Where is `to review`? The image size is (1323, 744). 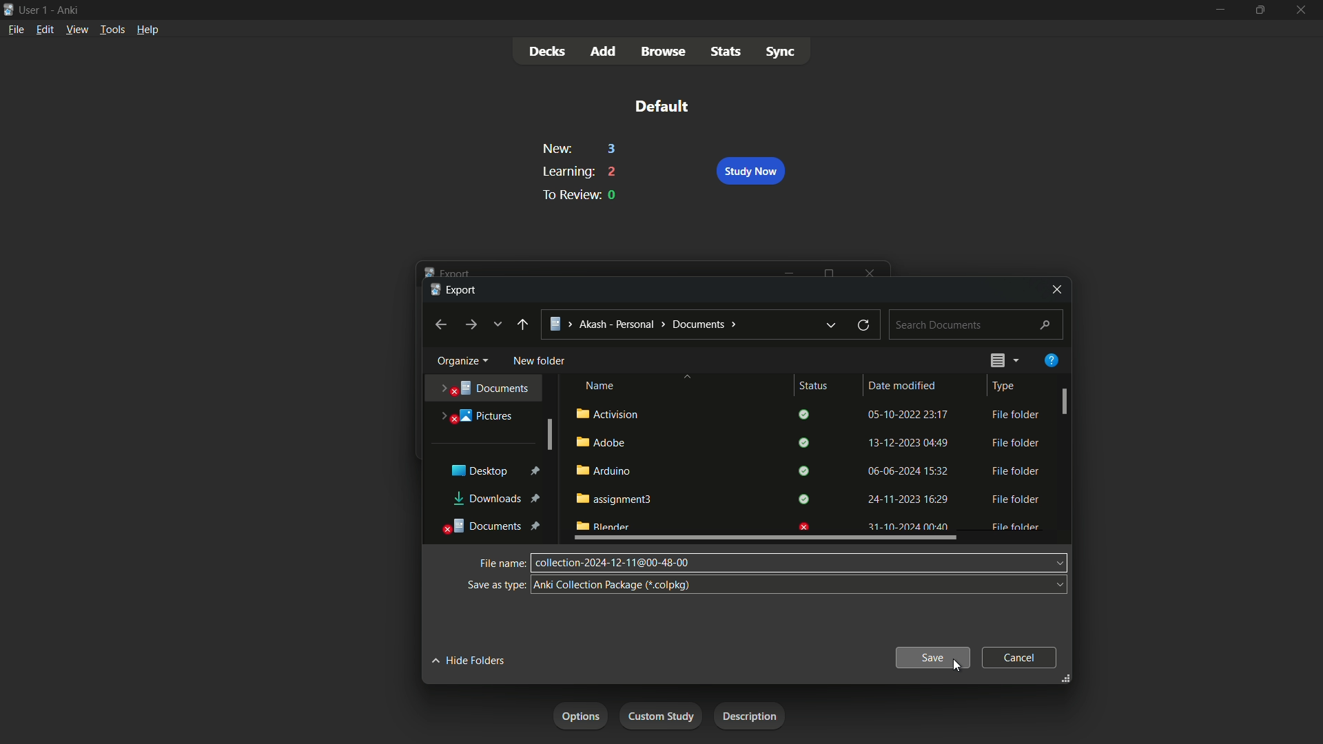
to review is located at coordinates (568, 194).